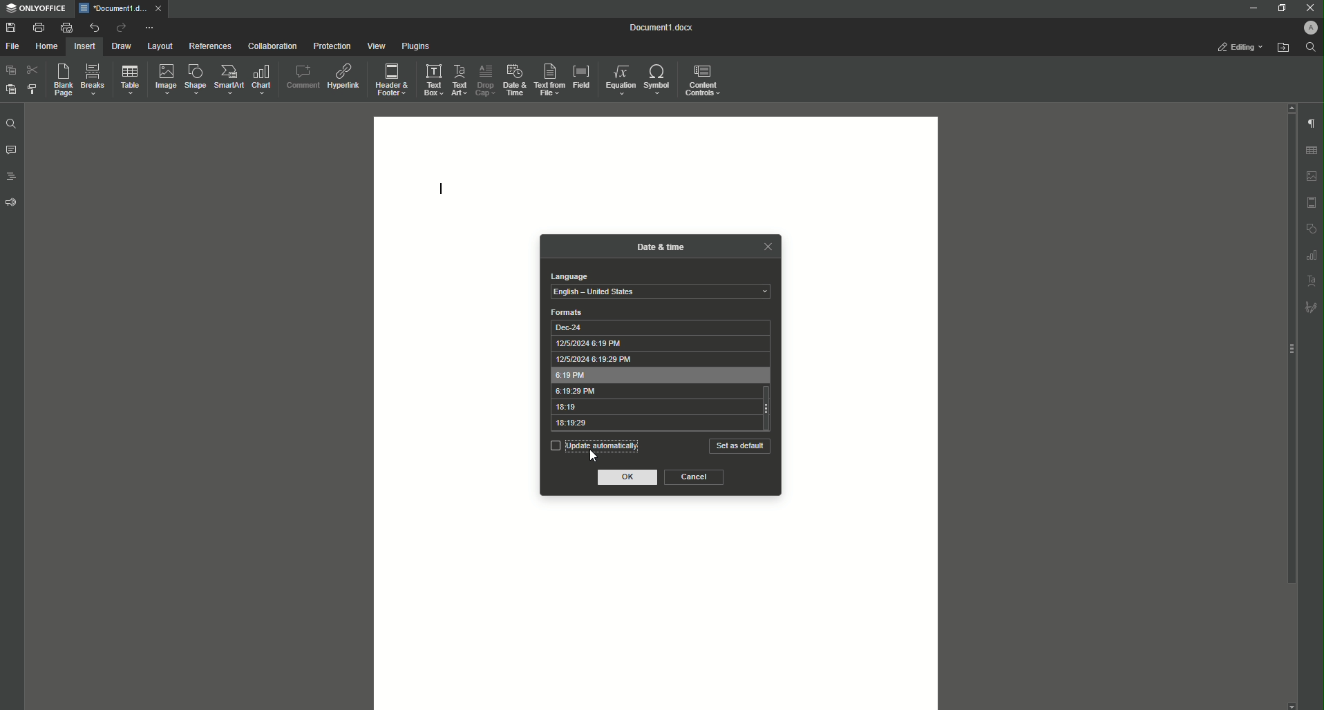  I want to click on Undo, so click(93, 27).